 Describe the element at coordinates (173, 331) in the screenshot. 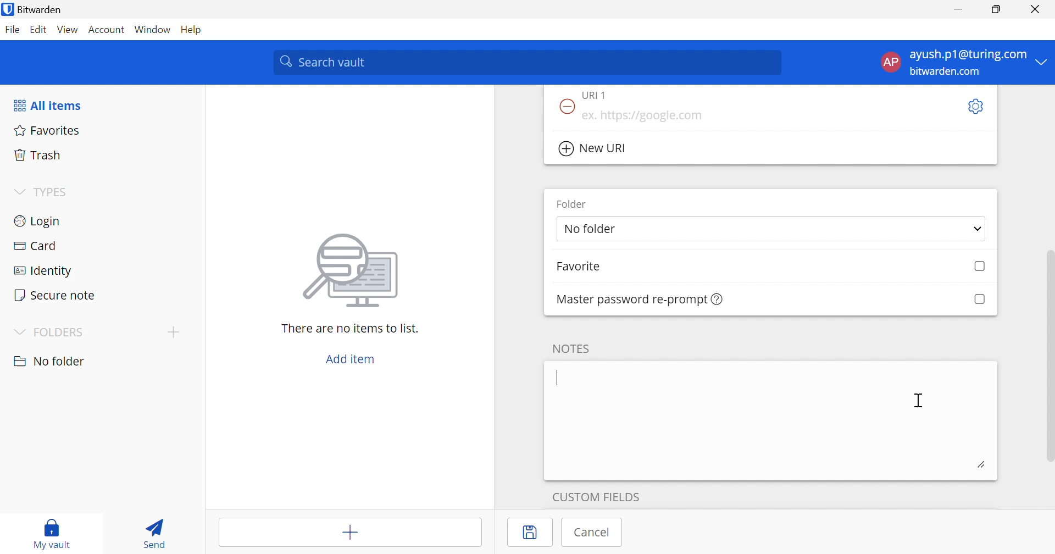

I see `Drop Down` at that location.